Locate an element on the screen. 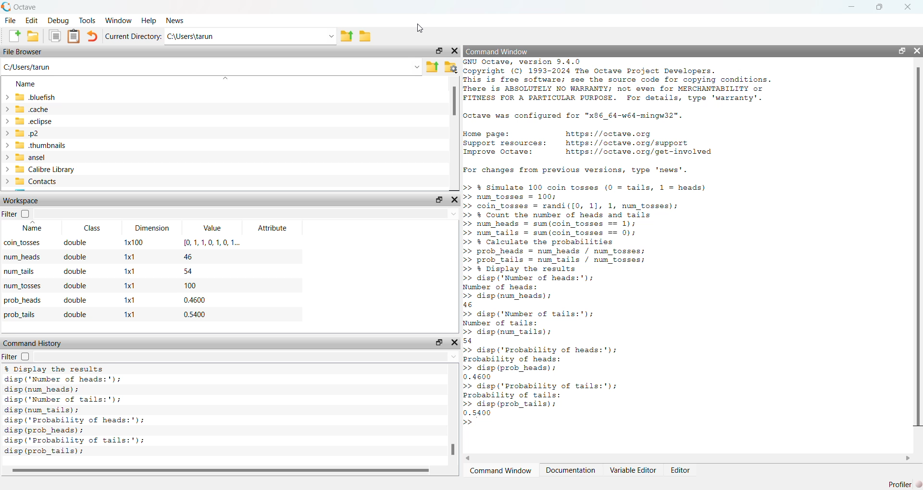  1x1 is located at coordinates (129, 299).